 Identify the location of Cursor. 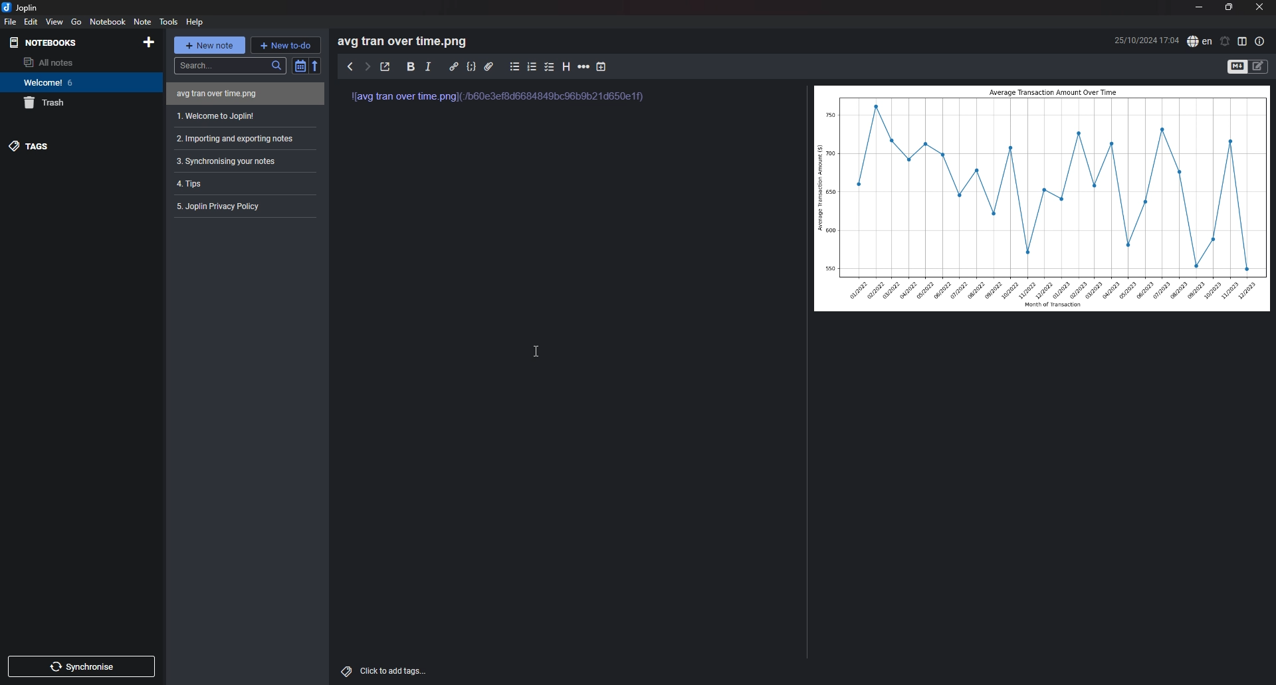
(537, 355).